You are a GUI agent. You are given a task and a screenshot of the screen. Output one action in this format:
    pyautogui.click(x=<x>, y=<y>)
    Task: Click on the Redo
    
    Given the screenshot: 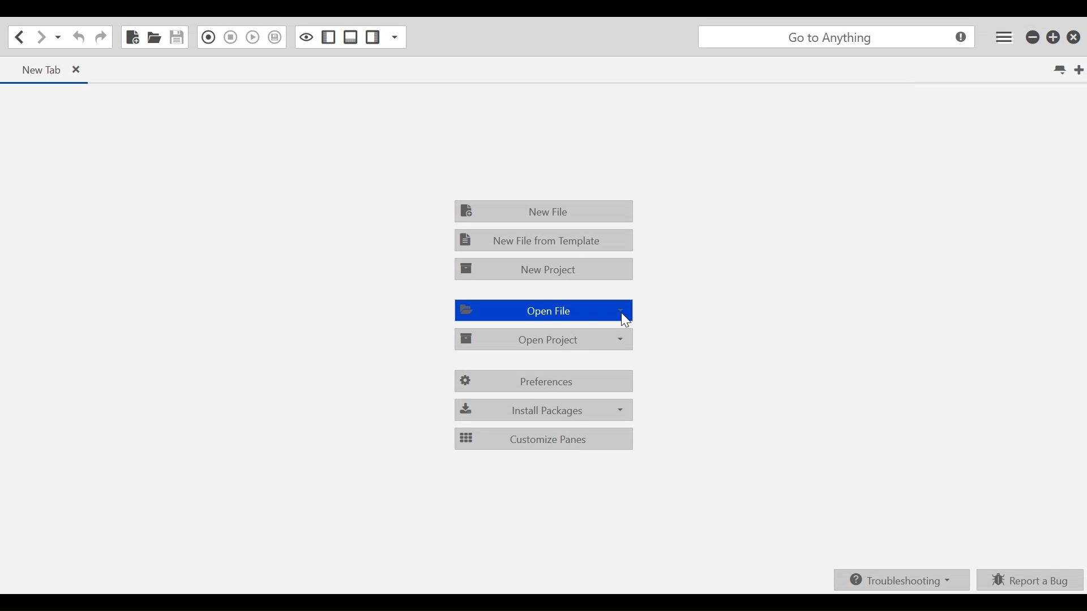 What is the action you would take?
    pyautogui.click(x=100, y=37)
    